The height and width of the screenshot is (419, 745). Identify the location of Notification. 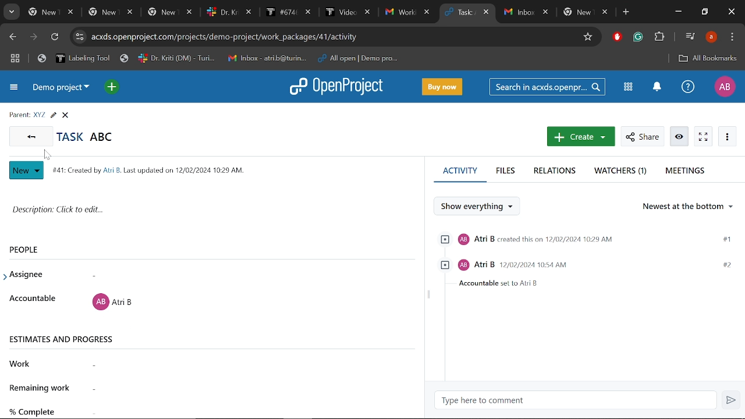
(659, 88).